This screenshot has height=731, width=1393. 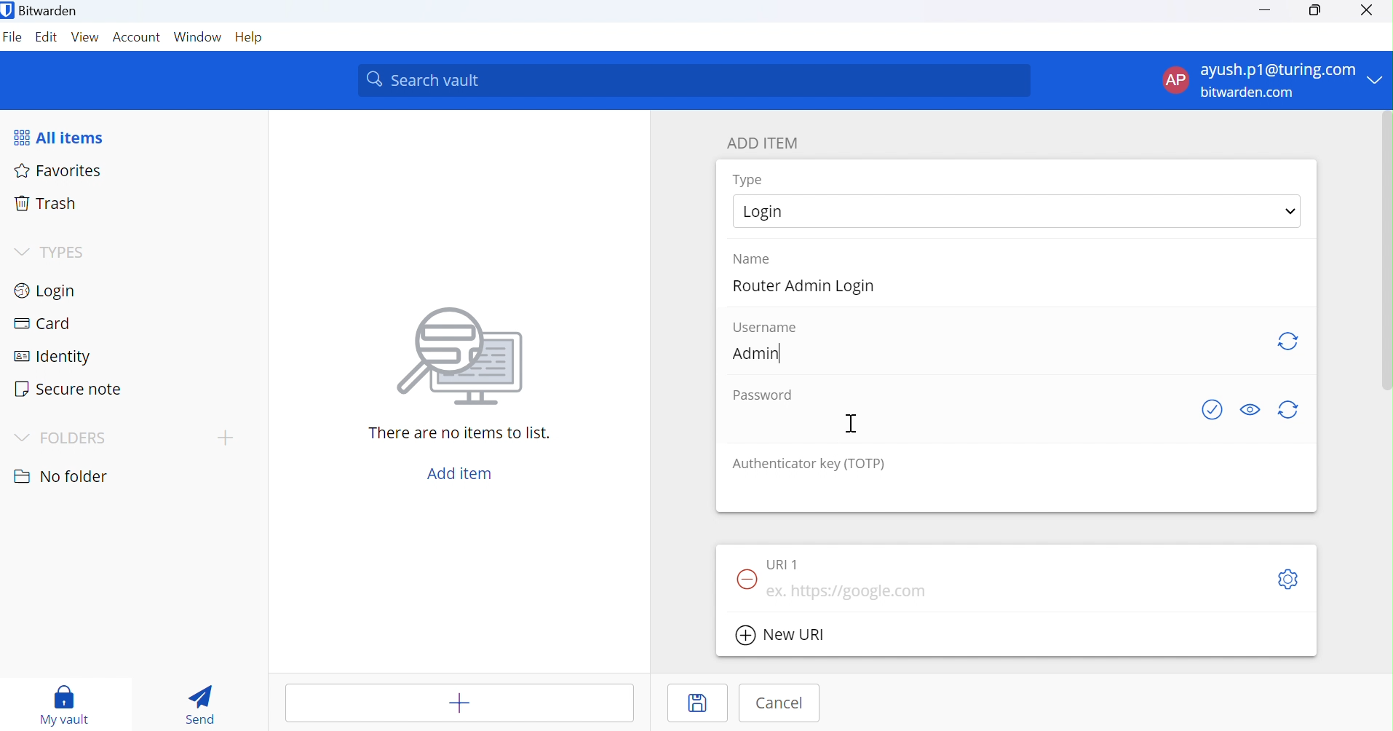 I want to click on View, so click(x=85, y=39).